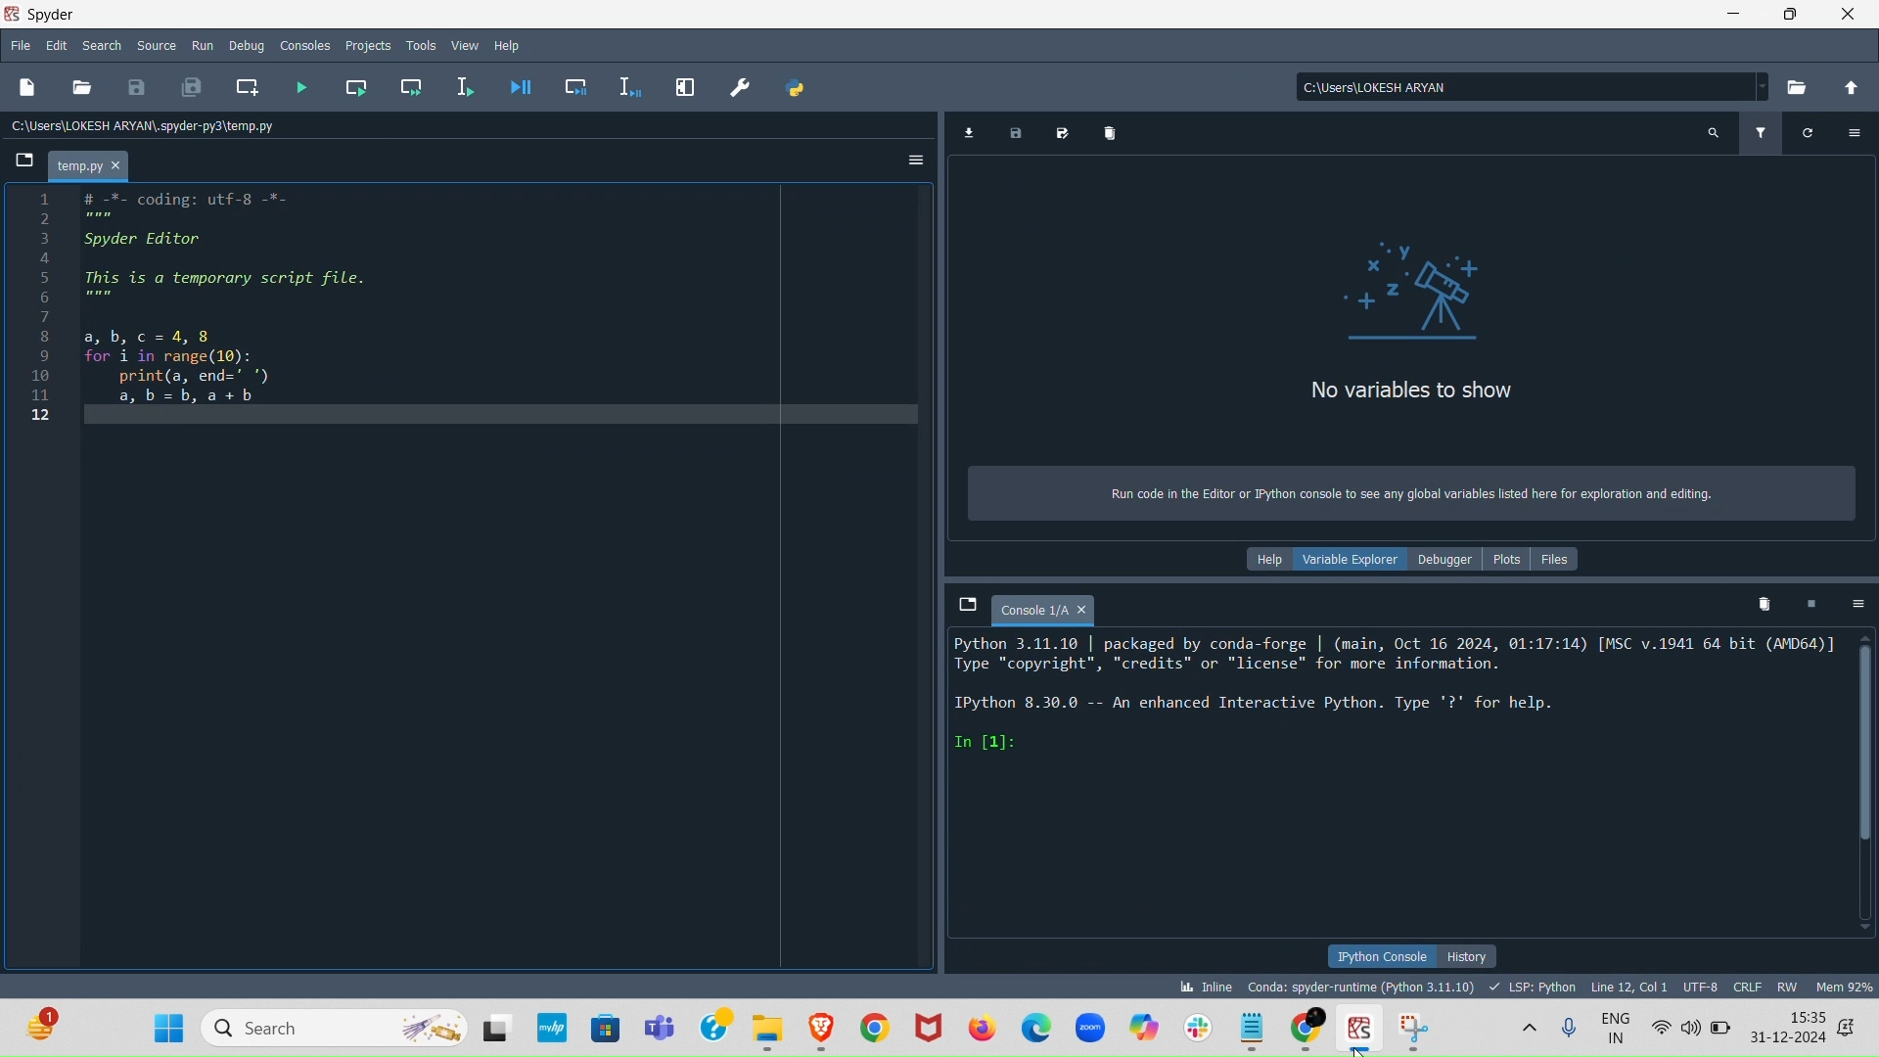 Image resolution: width=1879 pixels, height=1057 pixels. Describe the element at coordinates (1398, 328) in the screenshot. I see `Variables` at that location.